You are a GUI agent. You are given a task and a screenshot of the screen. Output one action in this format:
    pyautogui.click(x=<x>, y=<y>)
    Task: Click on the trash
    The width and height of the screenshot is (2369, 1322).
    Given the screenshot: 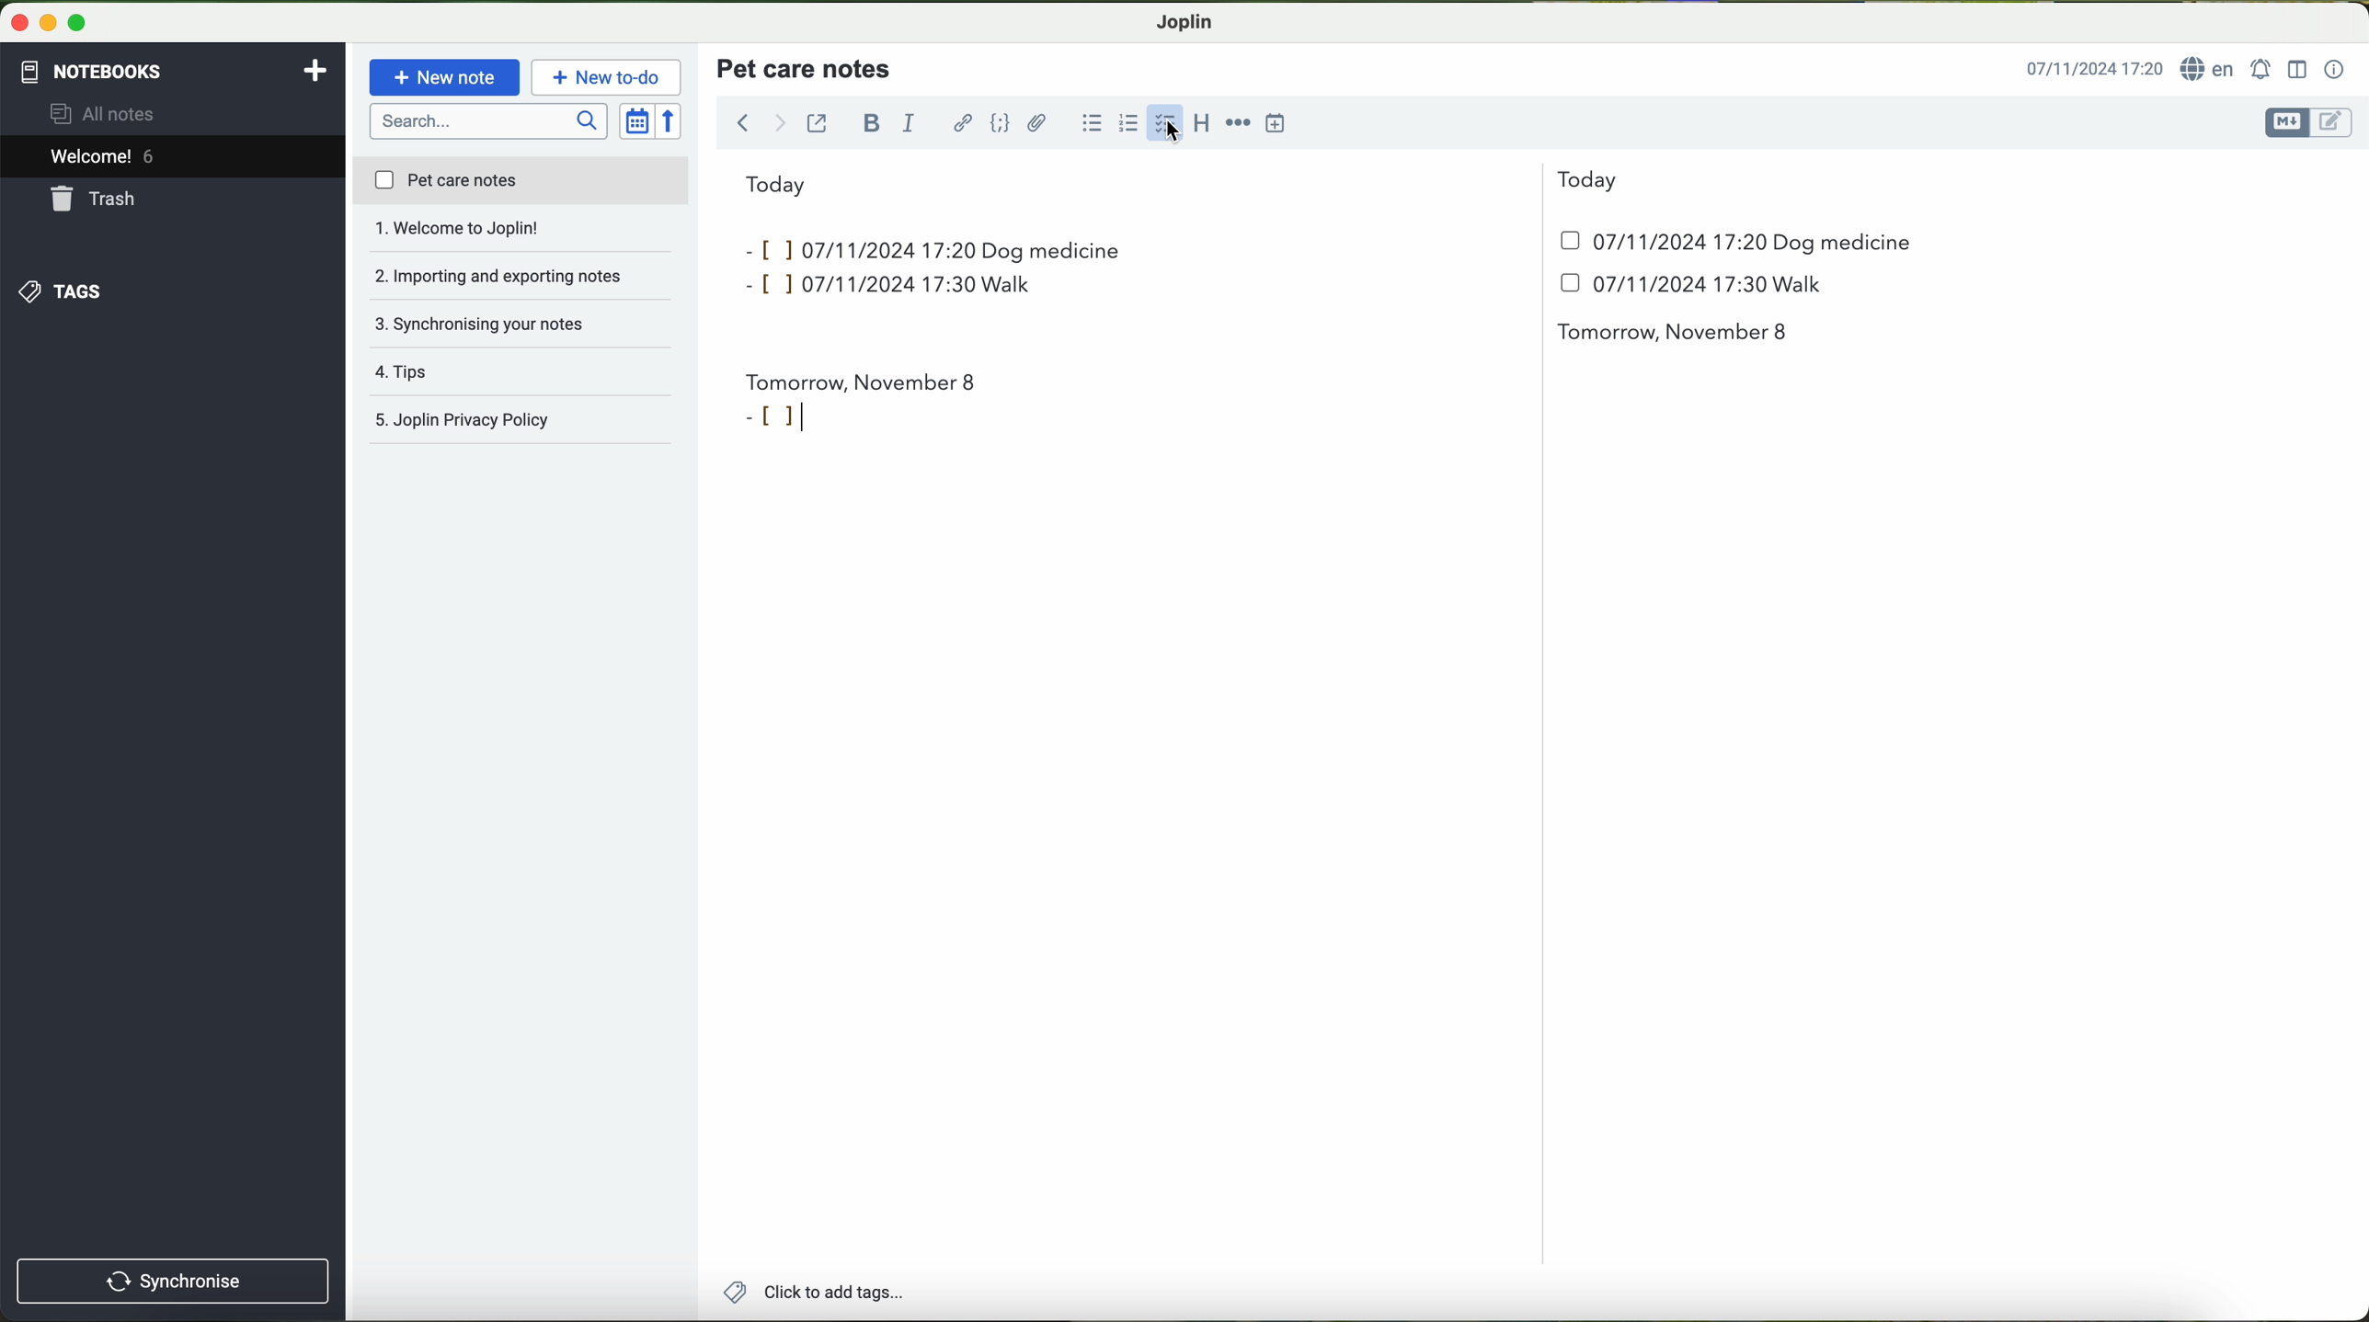 What is the action you would take?
    pyautogui.click(x=95, y=201)
    